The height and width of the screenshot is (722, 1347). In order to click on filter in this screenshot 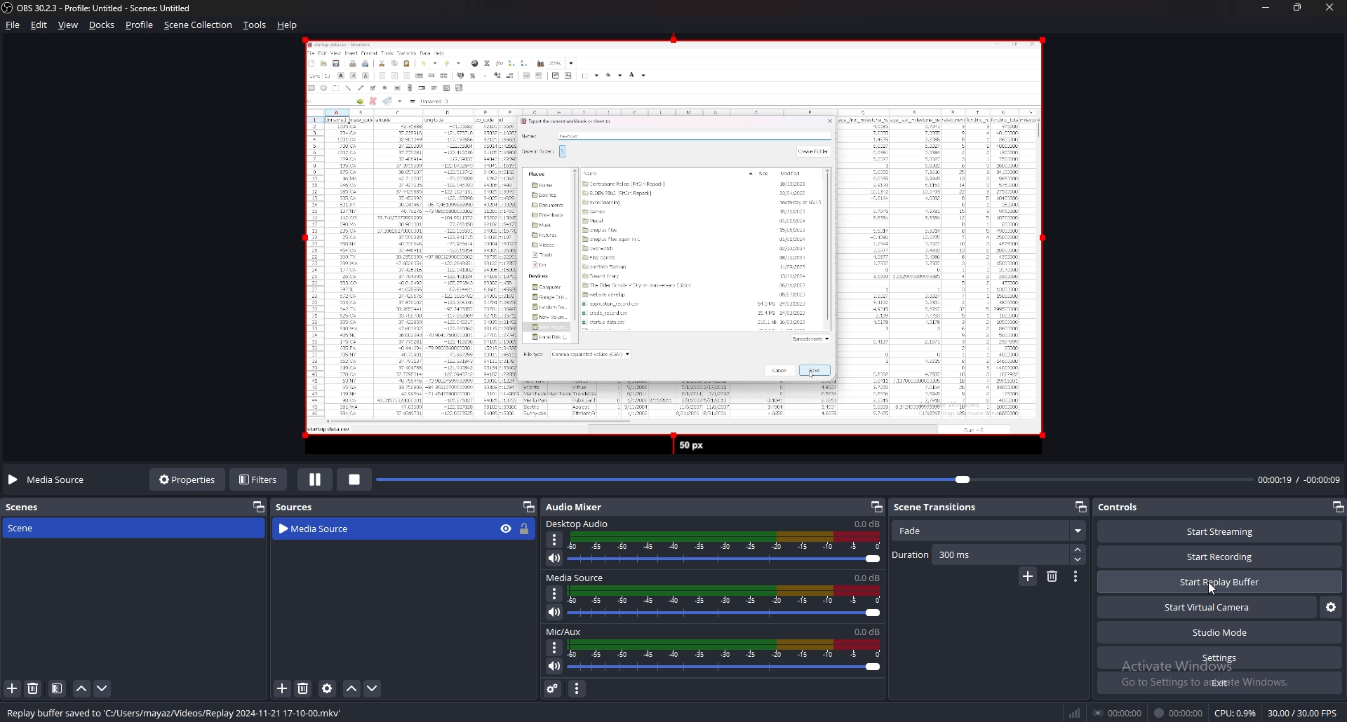, I will do `click(58, 688)`.